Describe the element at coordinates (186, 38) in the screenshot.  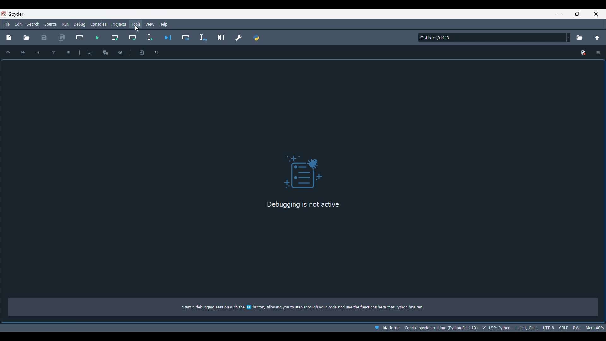
I see `Debug cell` at that location.